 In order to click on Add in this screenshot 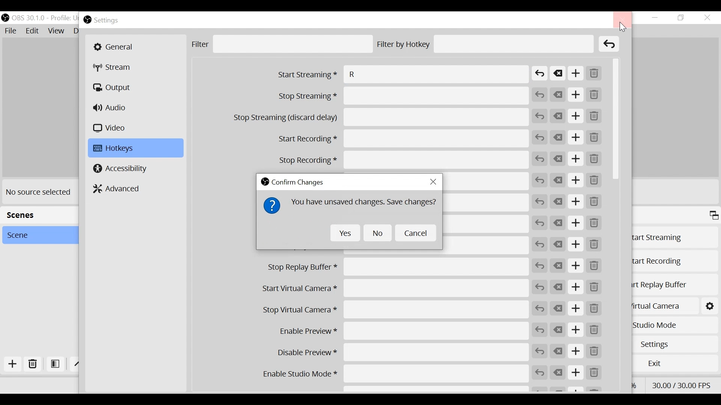, I will do `click(14, 364)`.